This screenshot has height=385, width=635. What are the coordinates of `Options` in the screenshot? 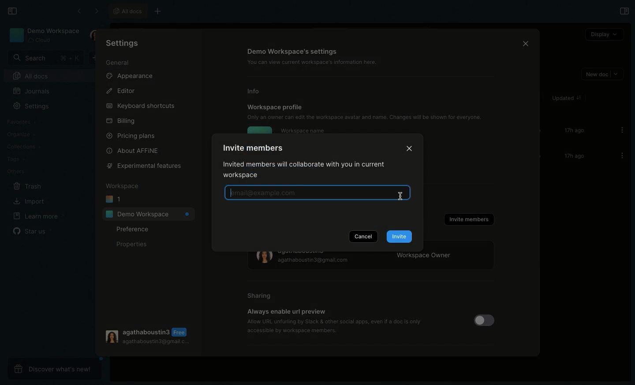 It's located at (620, 130).